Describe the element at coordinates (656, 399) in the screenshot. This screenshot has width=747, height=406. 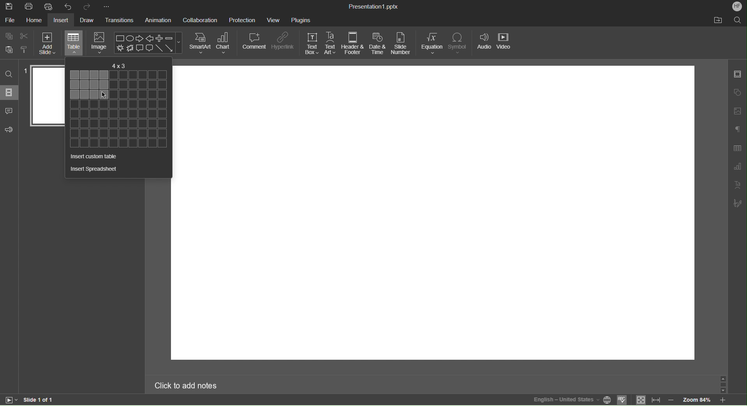
I see `fit to width` at that location.